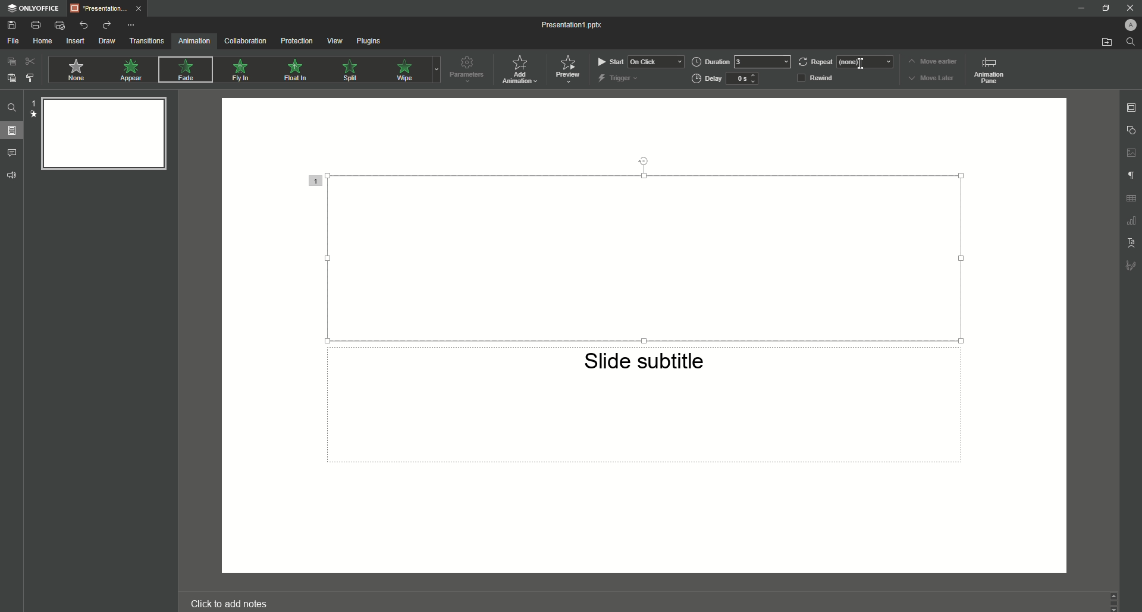 This screenshot has width=1142, height=612. Describe the element at coordinates (296, 42) in the screenshot. I see `Protection` at that location.